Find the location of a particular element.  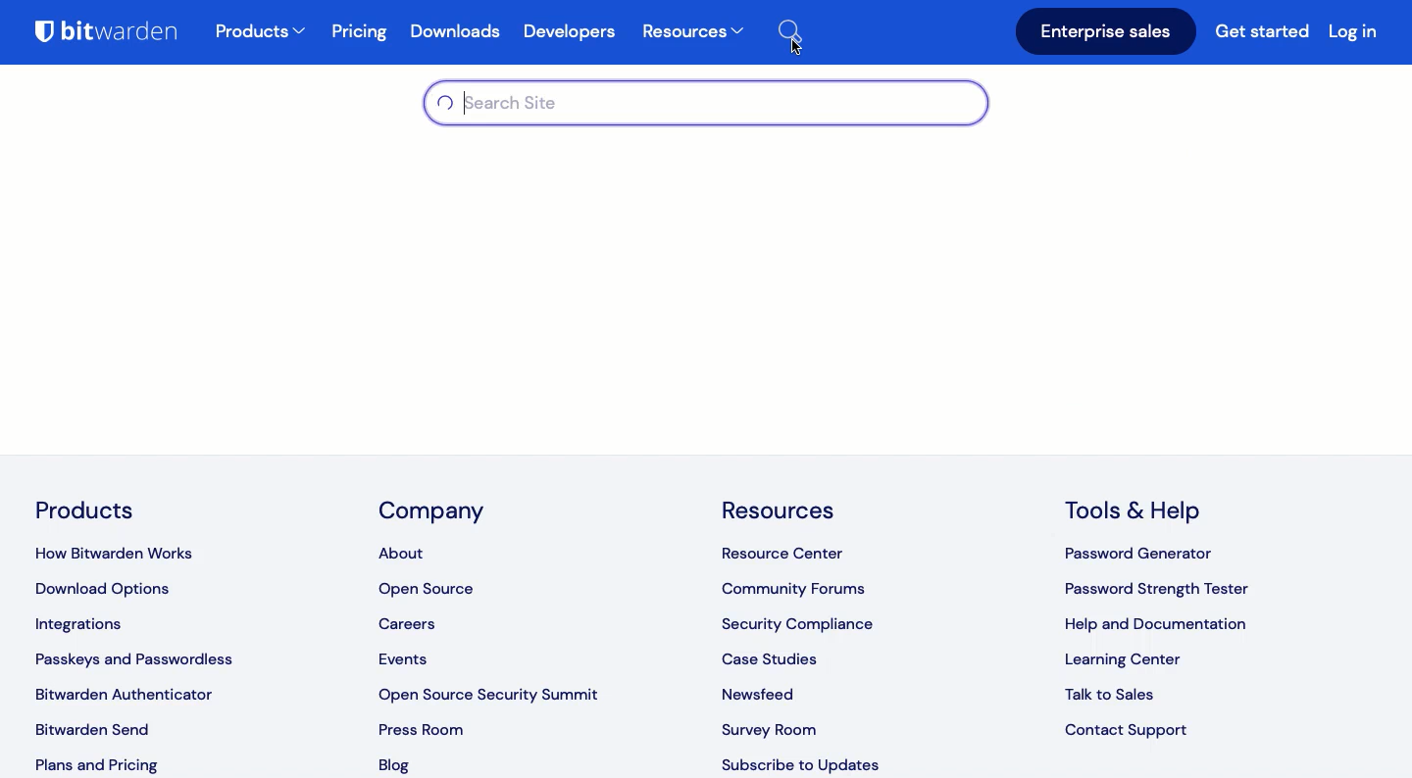

Downloads is located at coordinates (460, 34).